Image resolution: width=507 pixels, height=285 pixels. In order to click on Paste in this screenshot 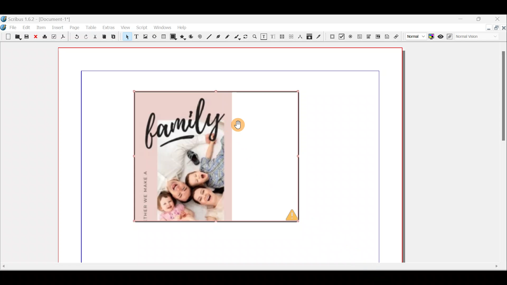, I will do `click(115, 37)`.